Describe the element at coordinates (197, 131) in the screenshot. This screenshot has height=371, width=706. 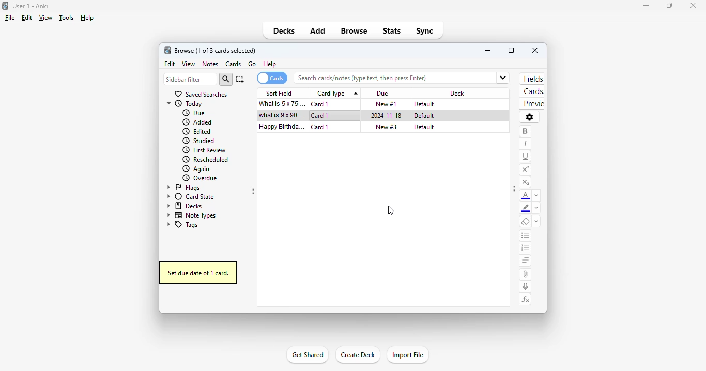
I see `edited` at that location.